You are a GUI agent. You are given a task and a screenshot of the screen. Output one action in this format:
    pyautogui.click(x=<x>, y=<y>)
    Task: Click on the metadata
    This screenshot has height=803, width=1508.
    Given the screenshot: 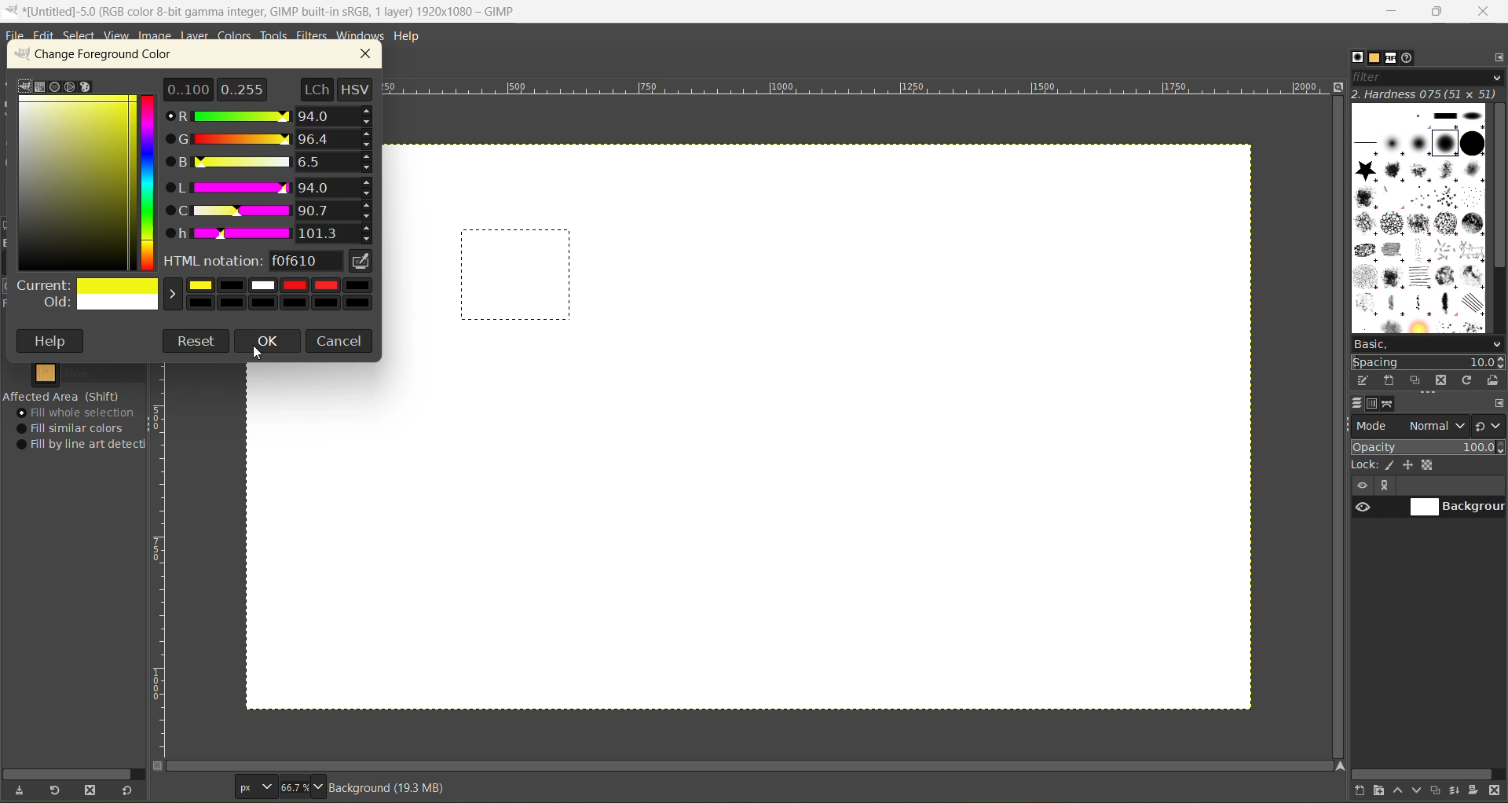 What is the action you would take?
    pyautogui.click(x=395, y=787)
    